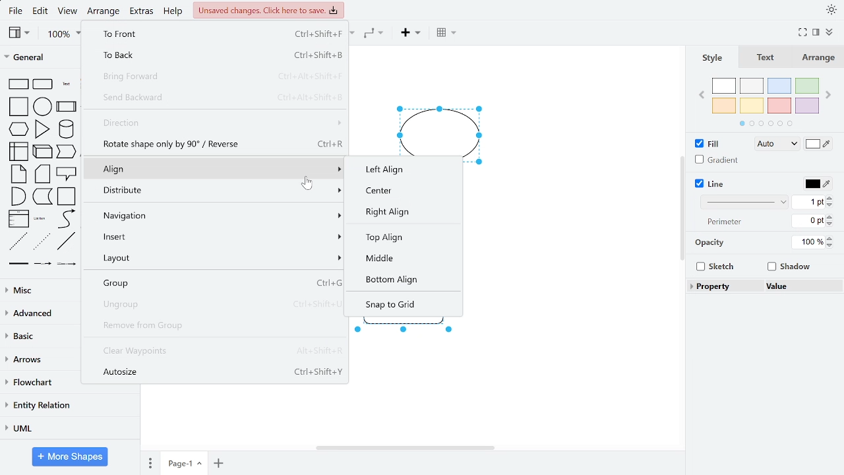 The width and height of the screenshot is (844, 475). Describe the element at coordinates (43, 106) in the screenshot. I see `circle` at that location.